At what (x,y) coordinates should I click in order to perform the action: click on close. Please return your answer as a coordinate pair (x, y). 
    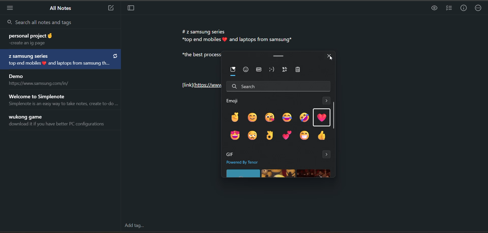
    Looking at the image, I should click on (330, 55).